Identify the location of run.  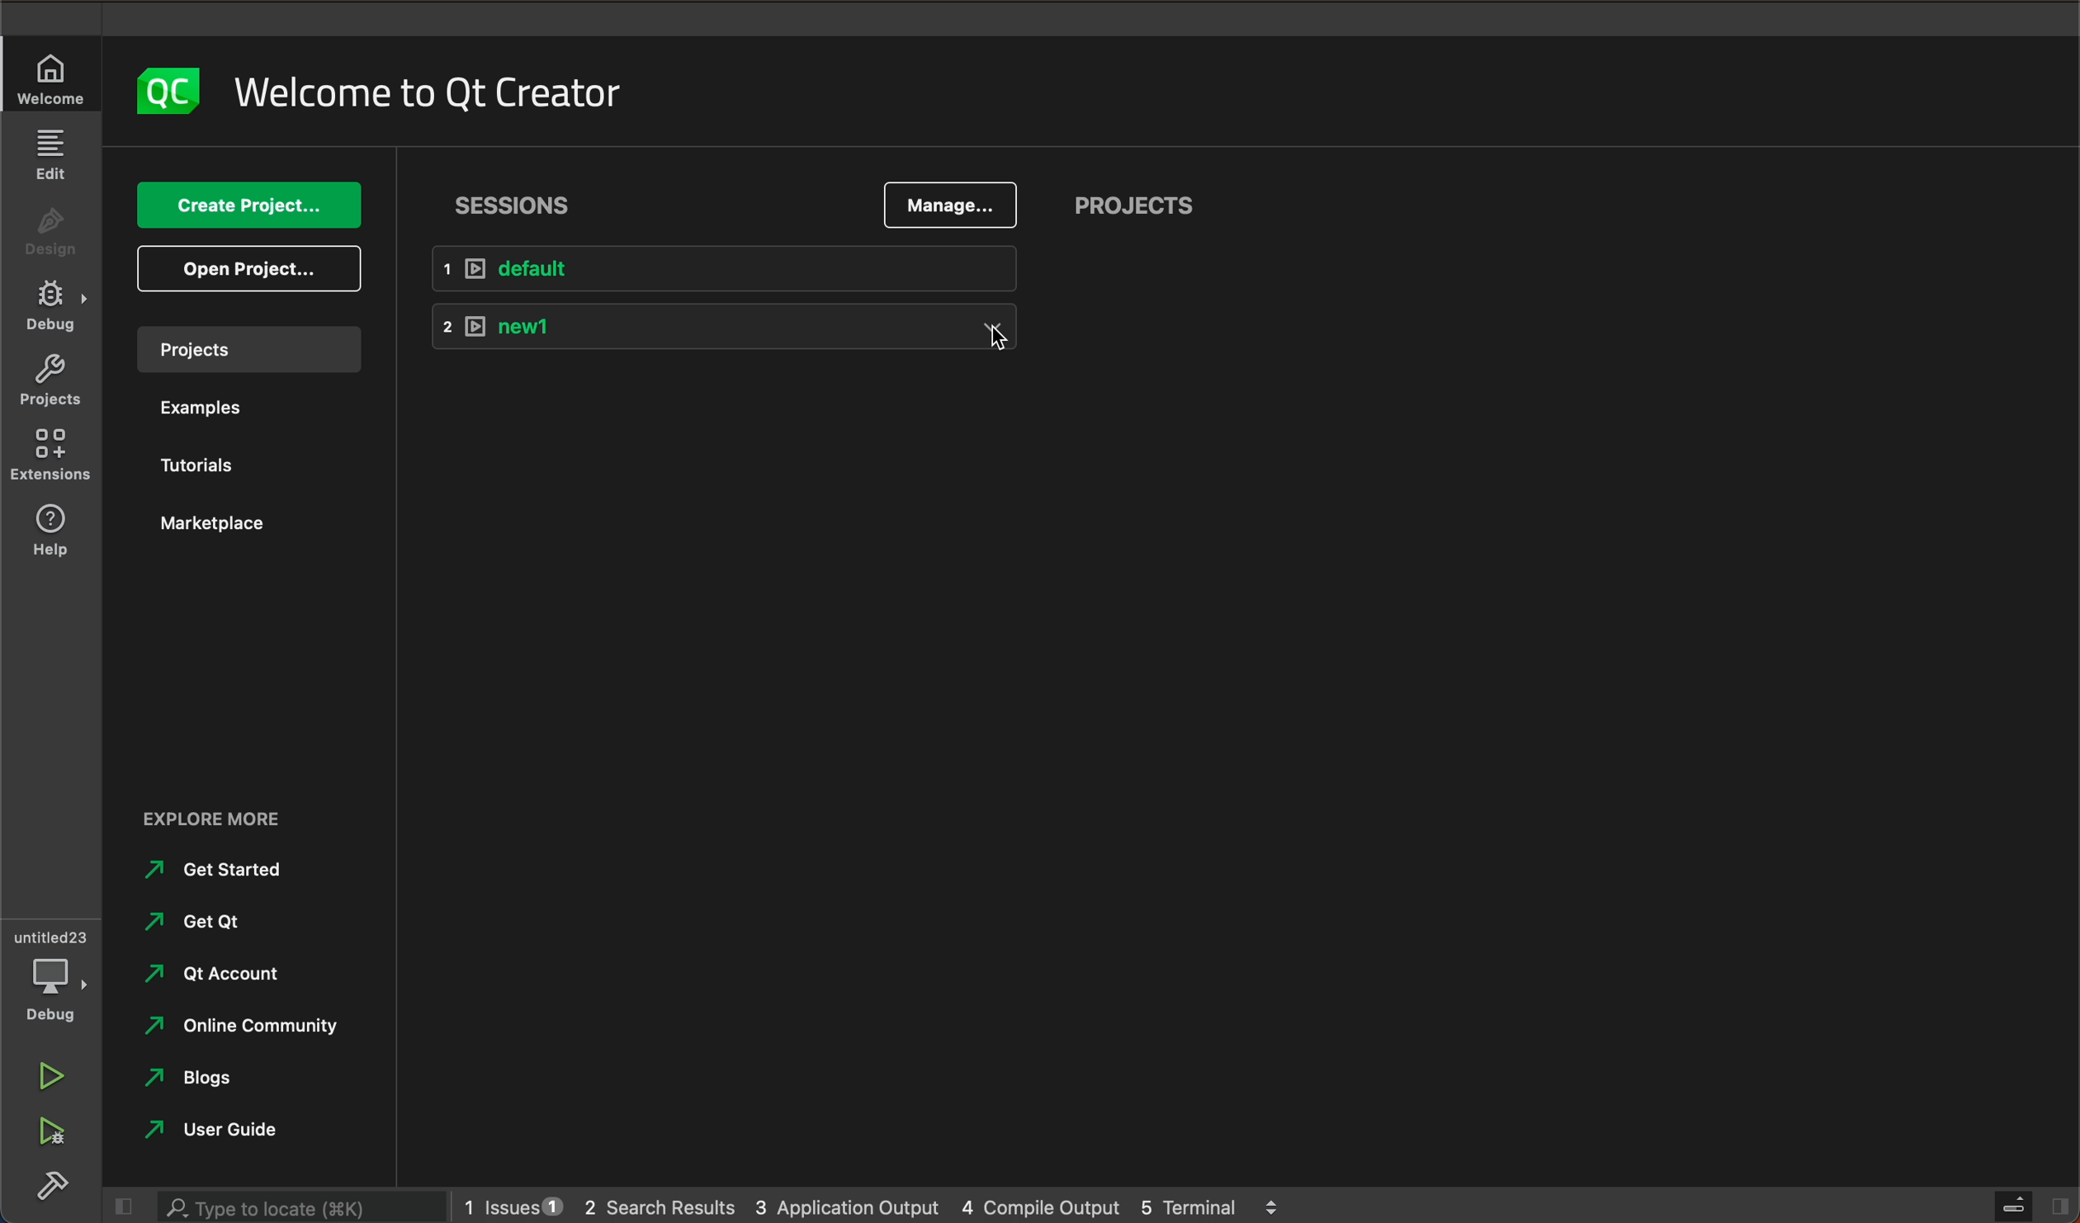
(47, 1079).